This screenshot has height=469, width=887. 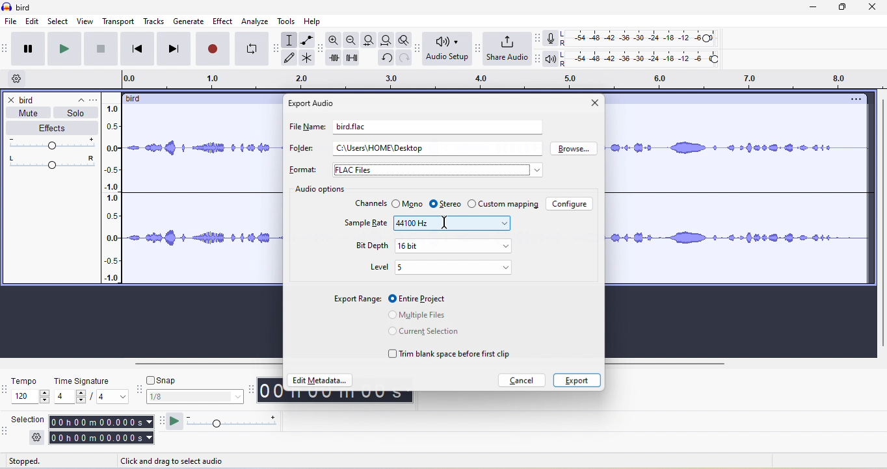 I want to click on audacity audio setup toolbar, so click(x=416, y=49).